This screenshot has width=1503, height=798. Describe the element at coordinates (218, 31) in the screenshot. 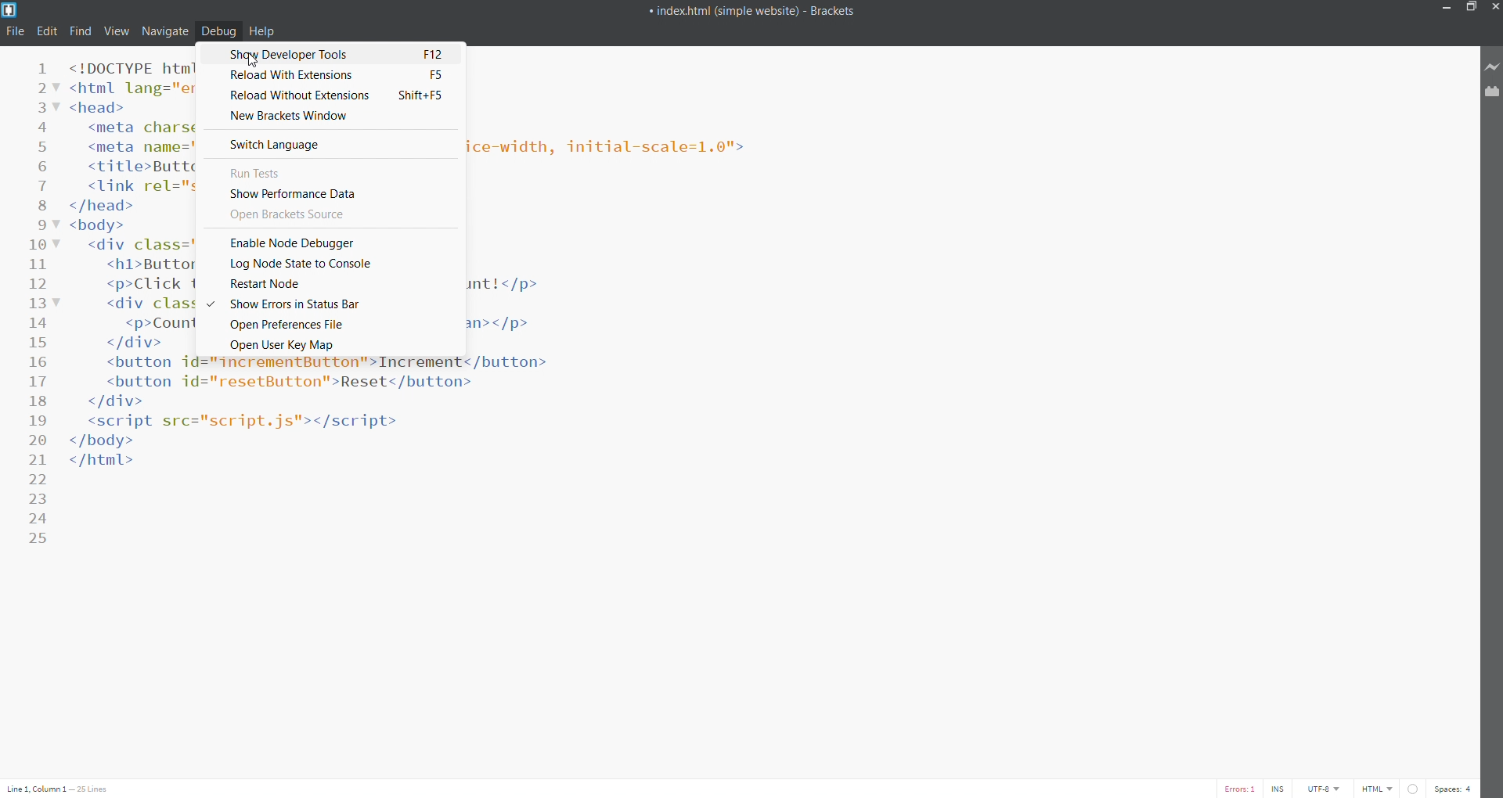

I see `debug` at that location.